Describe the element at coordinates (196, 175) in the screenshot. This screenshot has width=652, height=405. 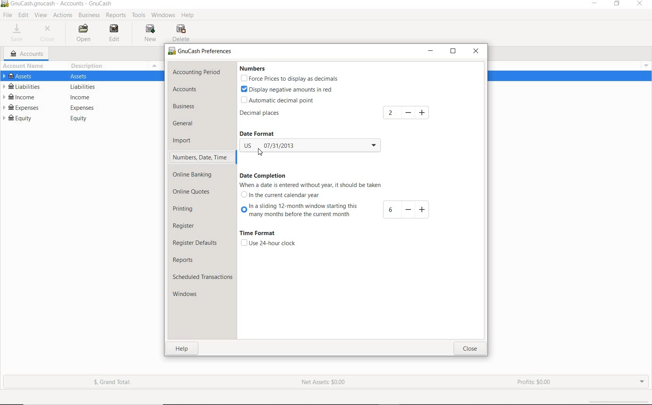
I see `online banking` at that location.